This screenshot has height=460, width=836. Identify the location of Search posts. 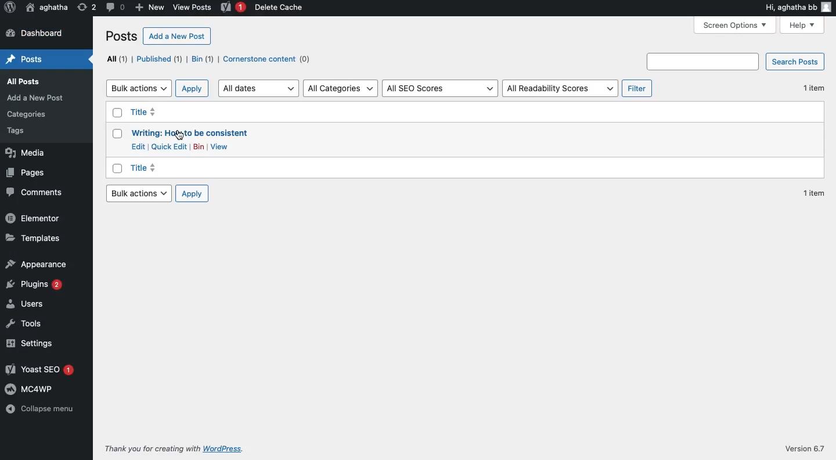
(733, 61).